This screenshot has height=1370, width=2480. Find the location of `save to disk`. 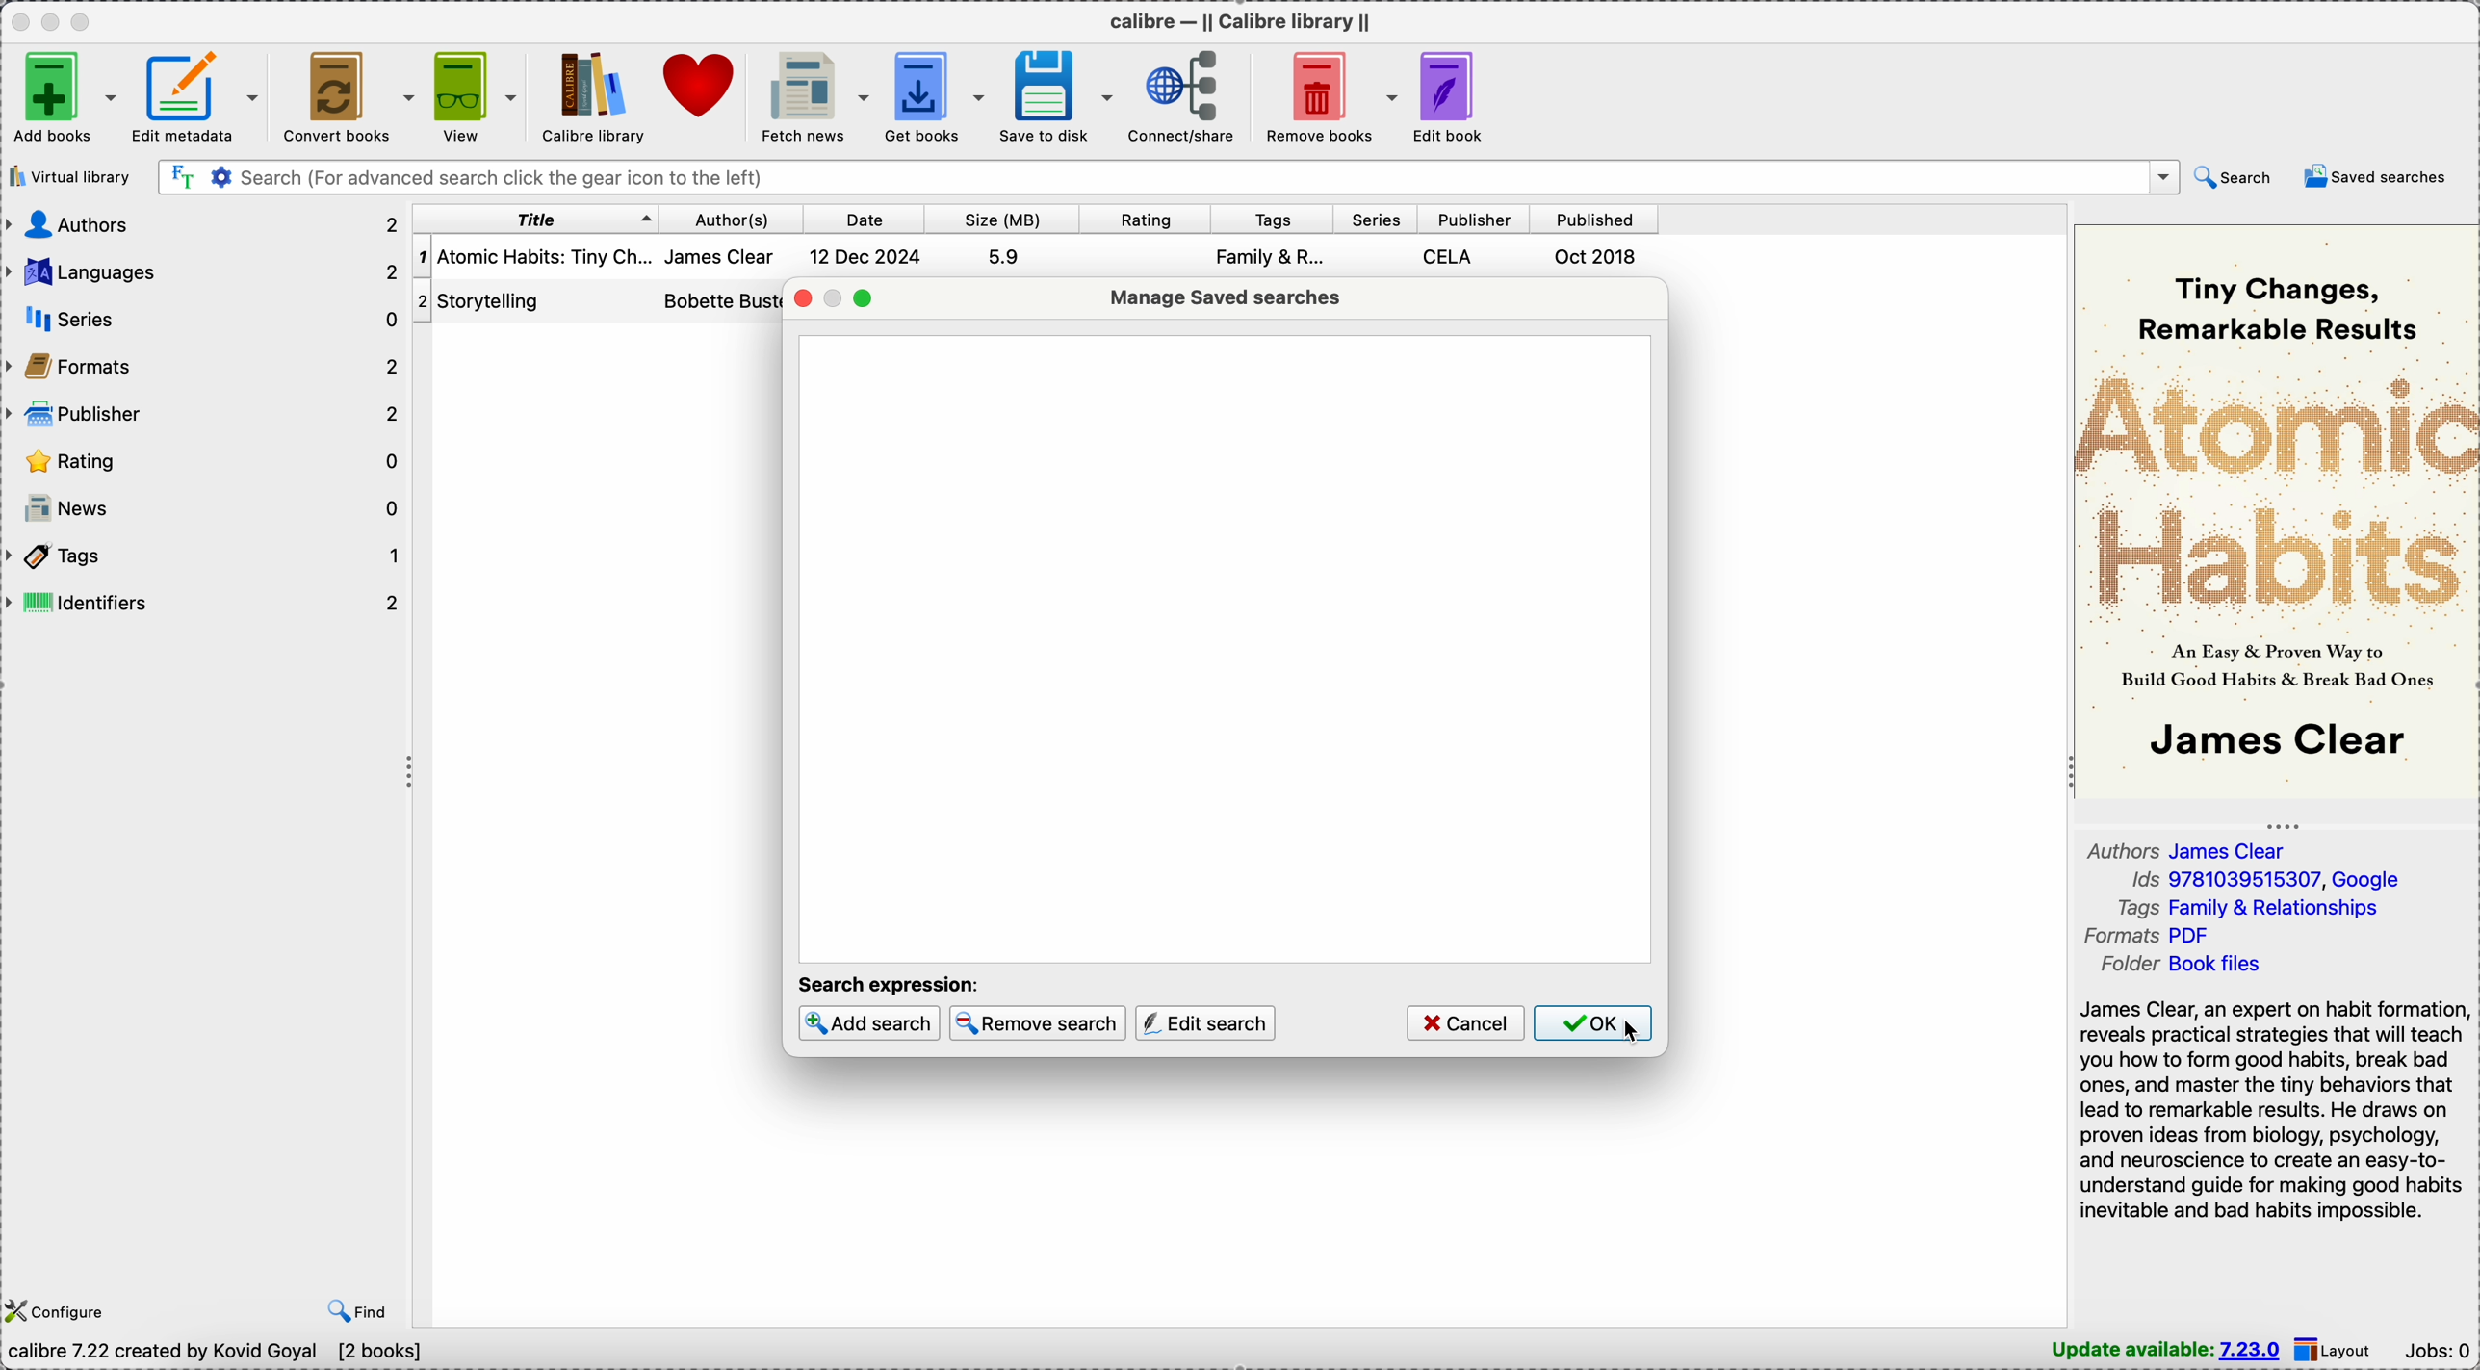

save to disk is located at coordinates (1057, 97).